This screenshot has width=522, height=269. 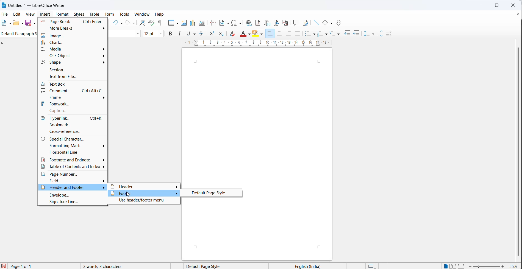 I want to click on Default paragraph style, so click(x=20, y=34).